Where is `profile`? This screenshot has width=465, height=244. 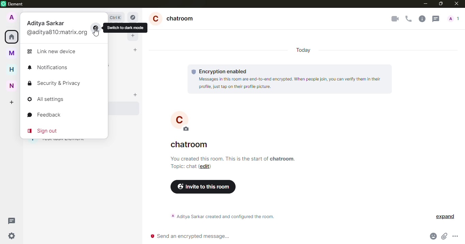
profile is located at coordinates (12, 17).